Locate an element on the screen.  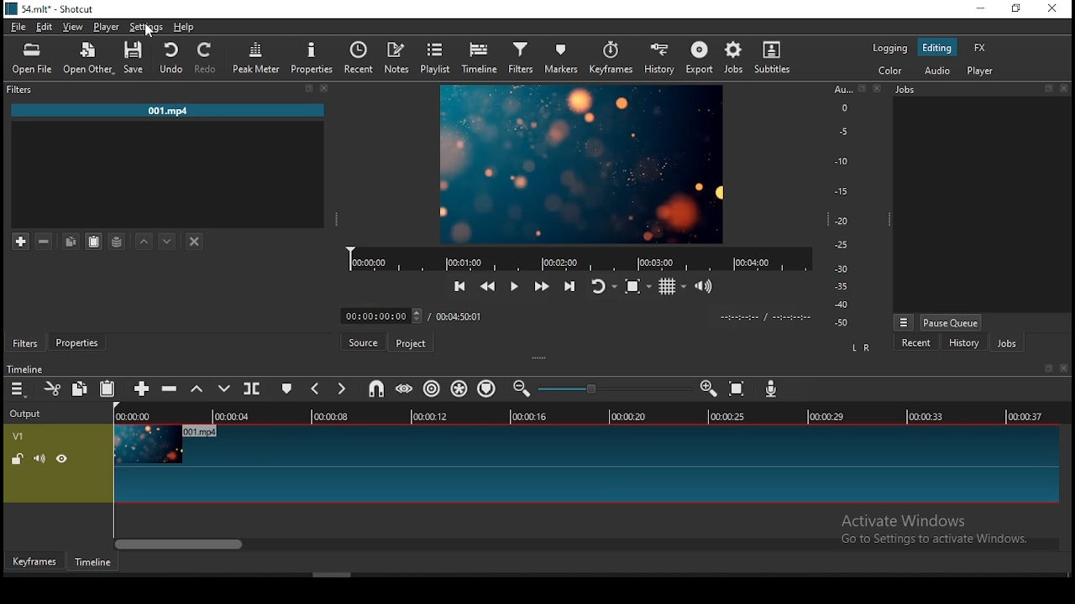
toggle player looping is located at coordinates (602, 285).